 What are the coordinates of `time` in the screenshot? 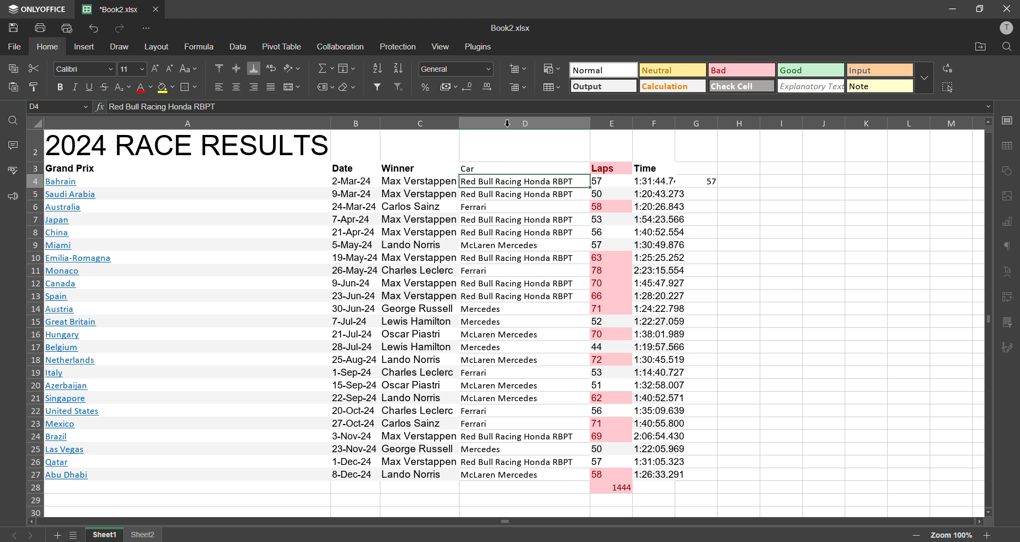 It's located at (647, 169).